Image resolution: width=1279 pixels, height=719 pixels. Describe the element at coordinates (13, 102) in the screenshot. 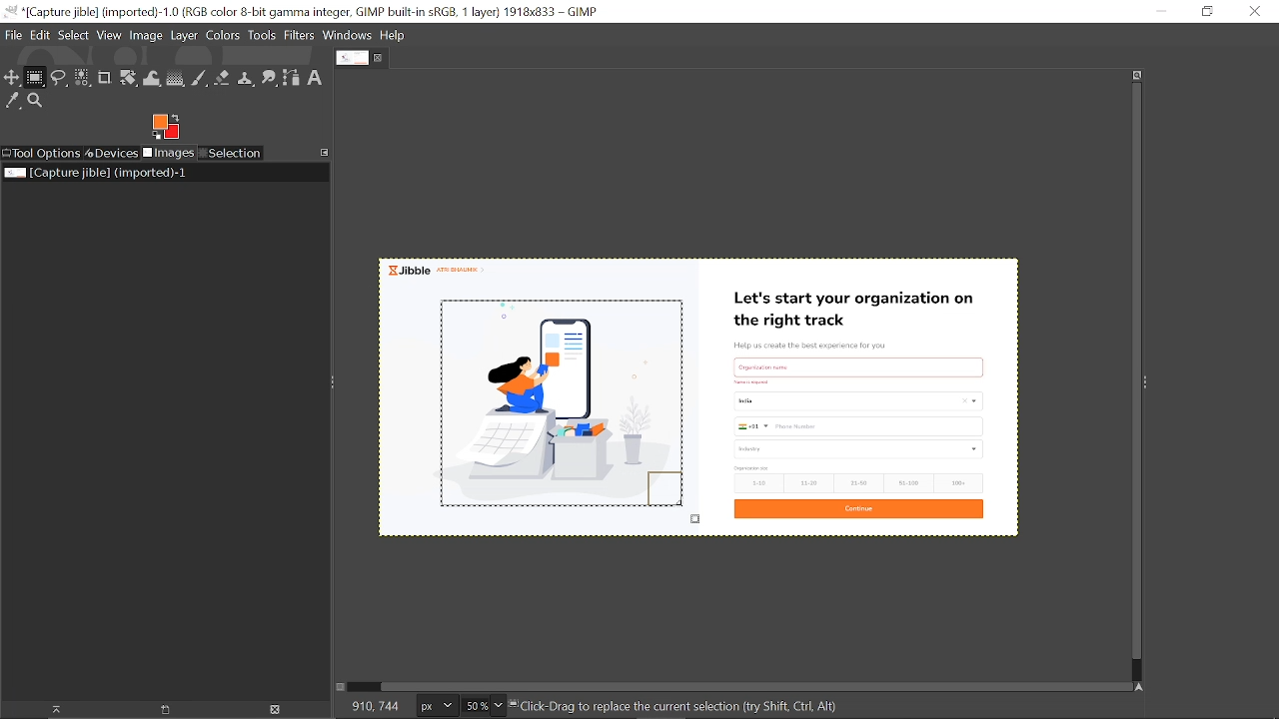

I see `Color picker tool` at that location.